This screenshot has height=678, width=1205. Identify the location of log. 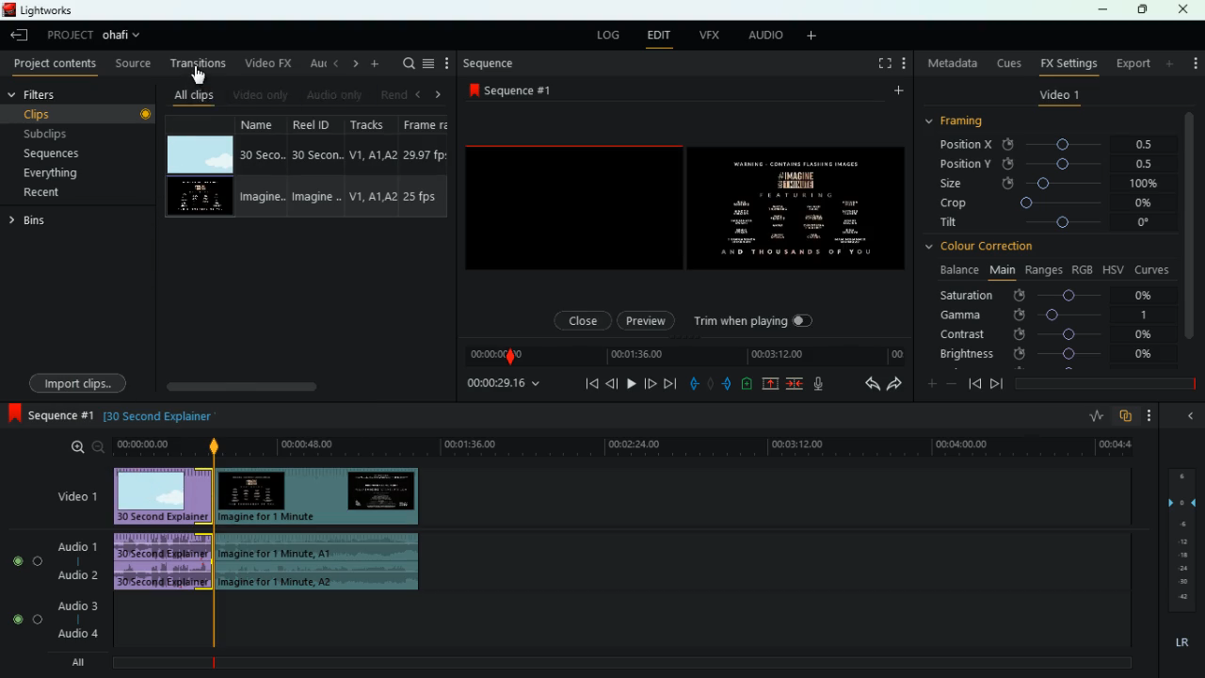
(608, 37).